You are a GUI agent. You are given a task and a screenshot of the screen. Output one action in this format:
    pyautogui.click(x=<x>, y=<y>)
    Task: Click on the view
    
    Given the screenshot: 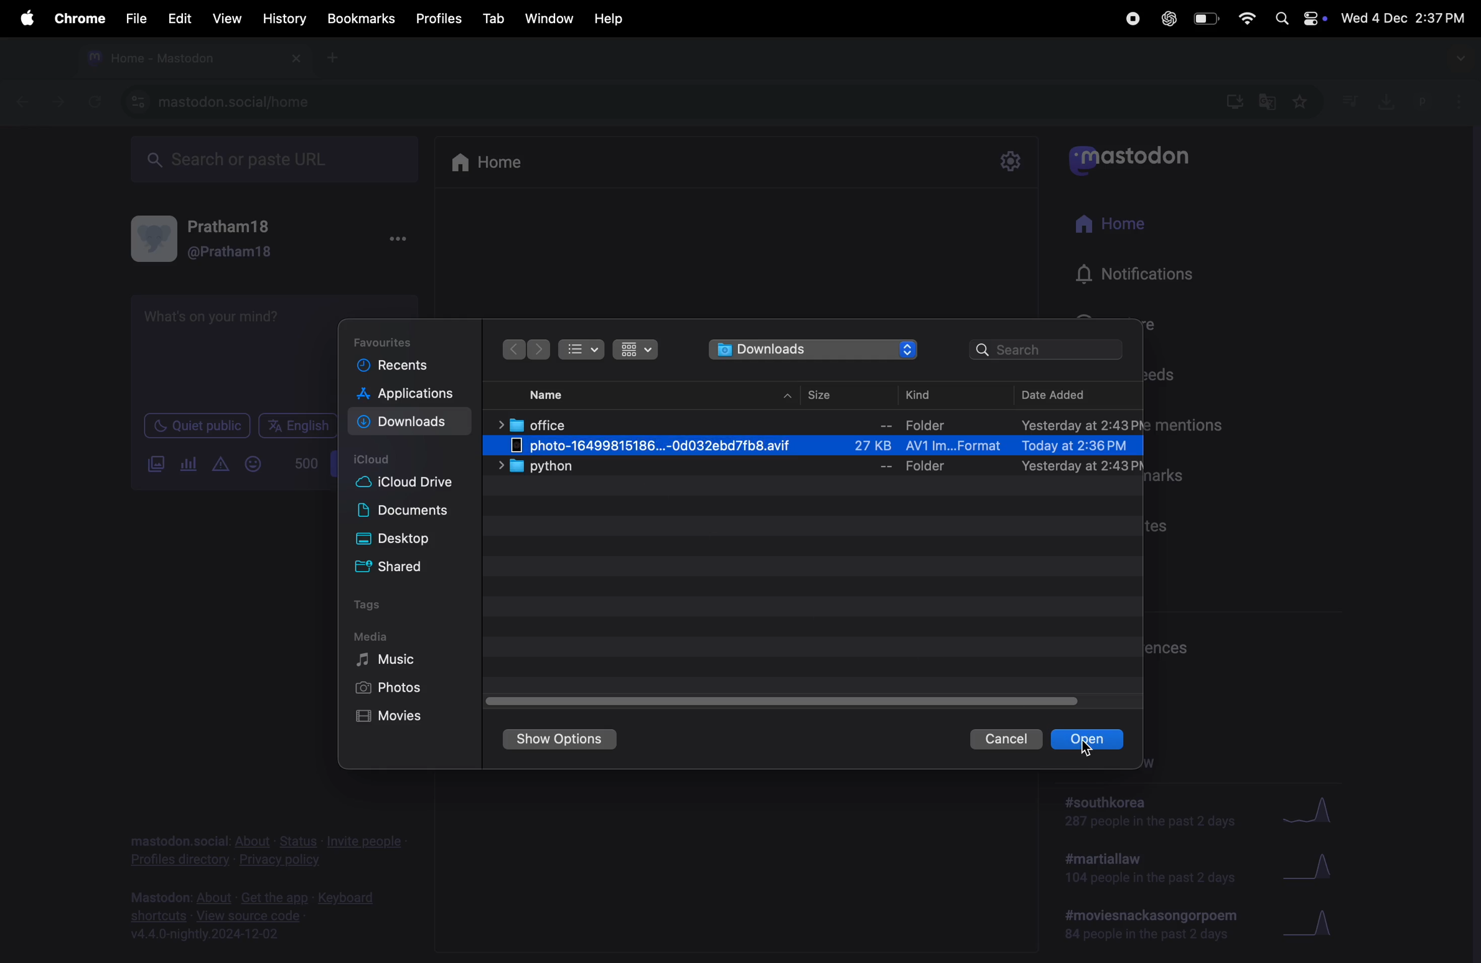 What is the action you would take?
    pyautogui.click(x=226, y=18)
    